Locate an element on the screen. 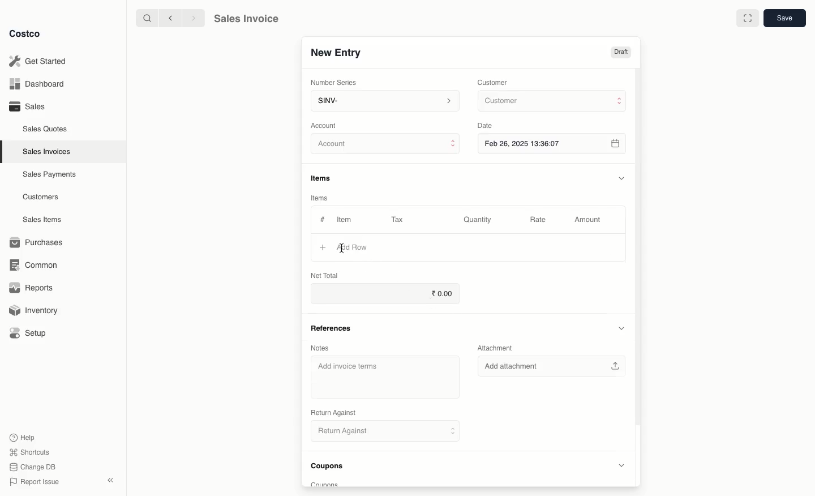 The width and height of the screenshot is (815, 496). Hide is located at coordinates (623, 328).